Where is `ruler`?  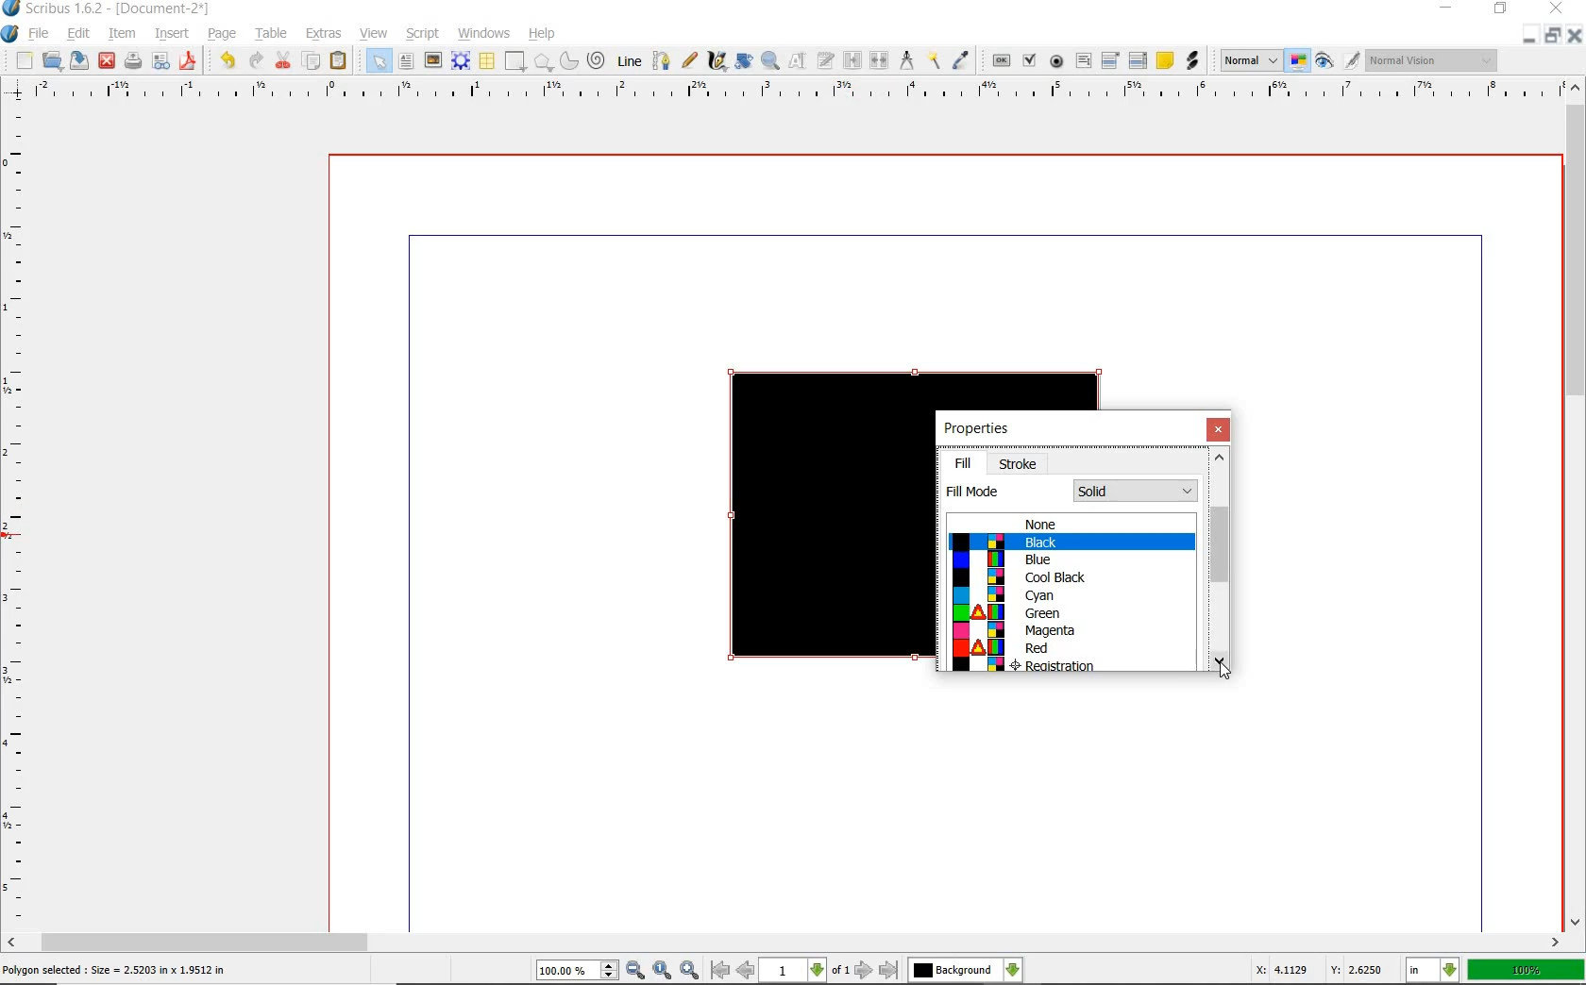
ruler is located at coordinates (790, 92).